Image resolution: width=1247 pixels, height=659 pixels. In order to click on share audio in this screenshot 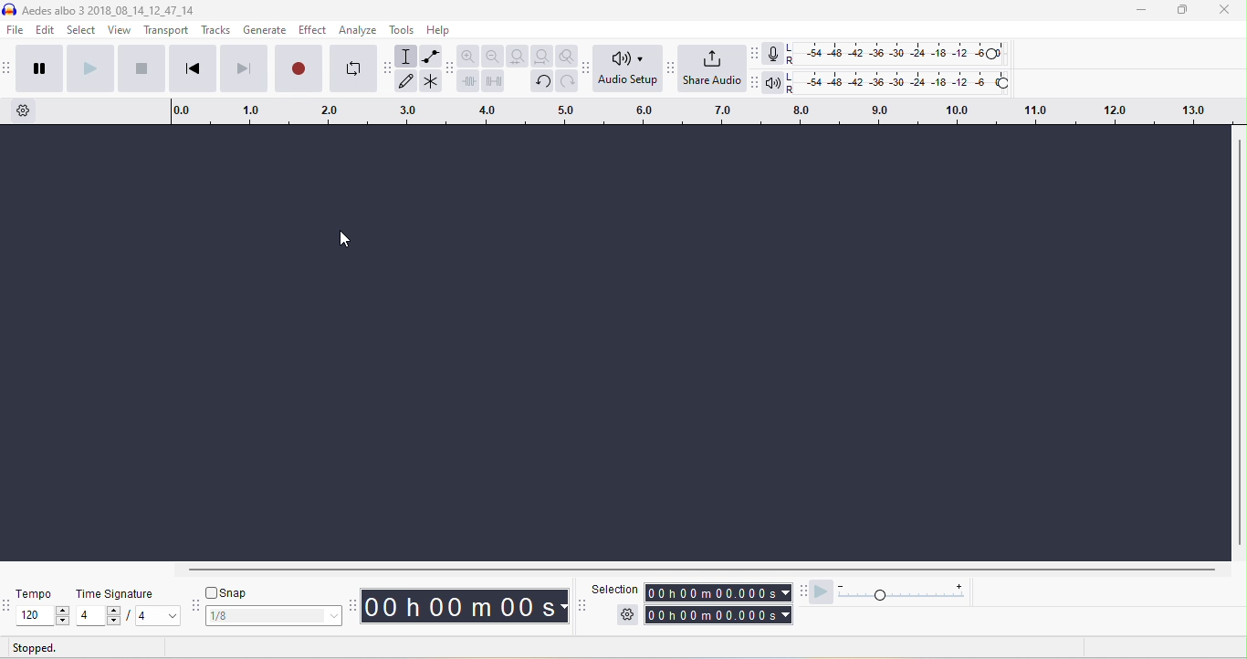, I will do `click(712, 70)`.